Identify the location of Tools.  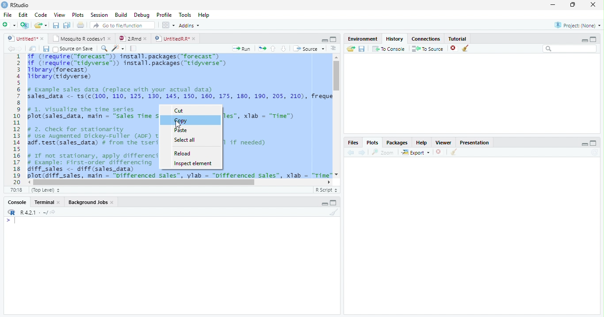
(184, 15).